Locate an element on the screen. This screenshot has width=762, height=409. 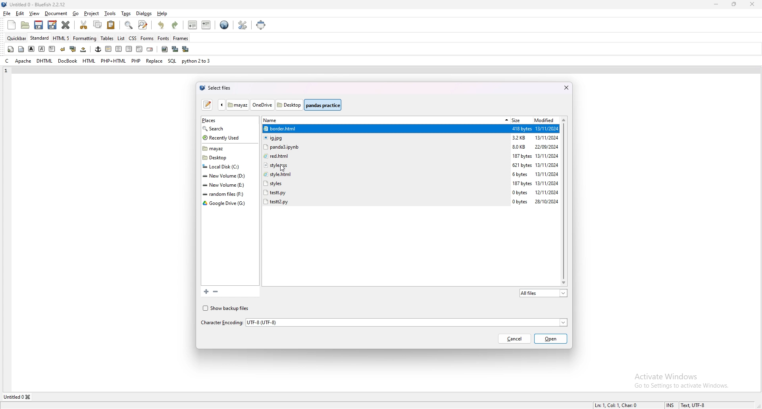
3.2KB is located at coordinates (521, 138).